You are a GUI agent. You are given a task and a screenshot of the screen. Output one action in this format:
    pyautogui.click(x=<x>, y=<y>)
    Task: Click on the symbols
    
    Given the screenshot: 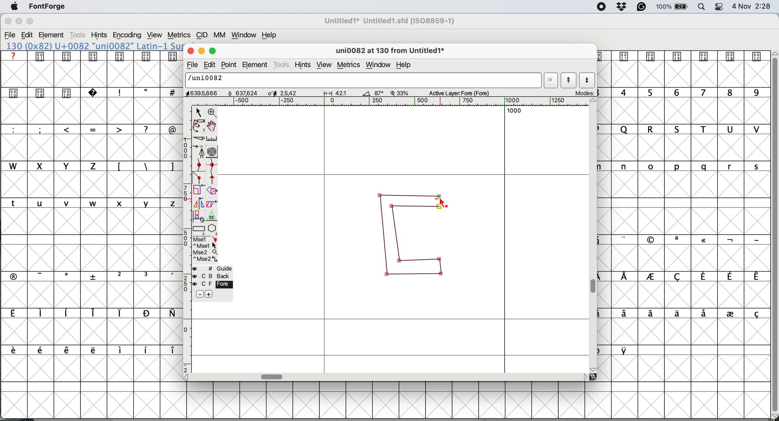 What is the action you would take?
    pyautogui.click(x=691, y=240)
    